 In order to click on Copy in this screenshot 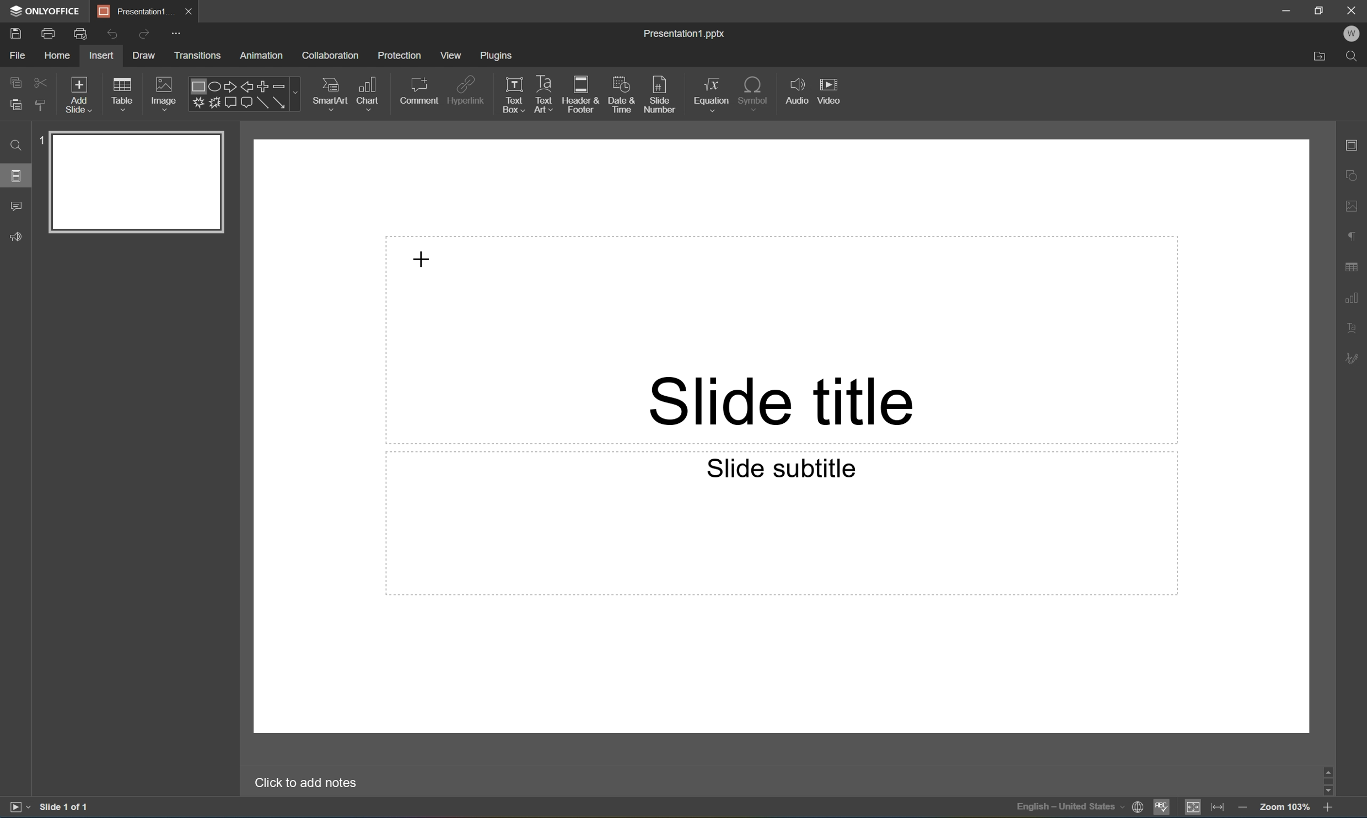, I will do `click(17, 80)`.